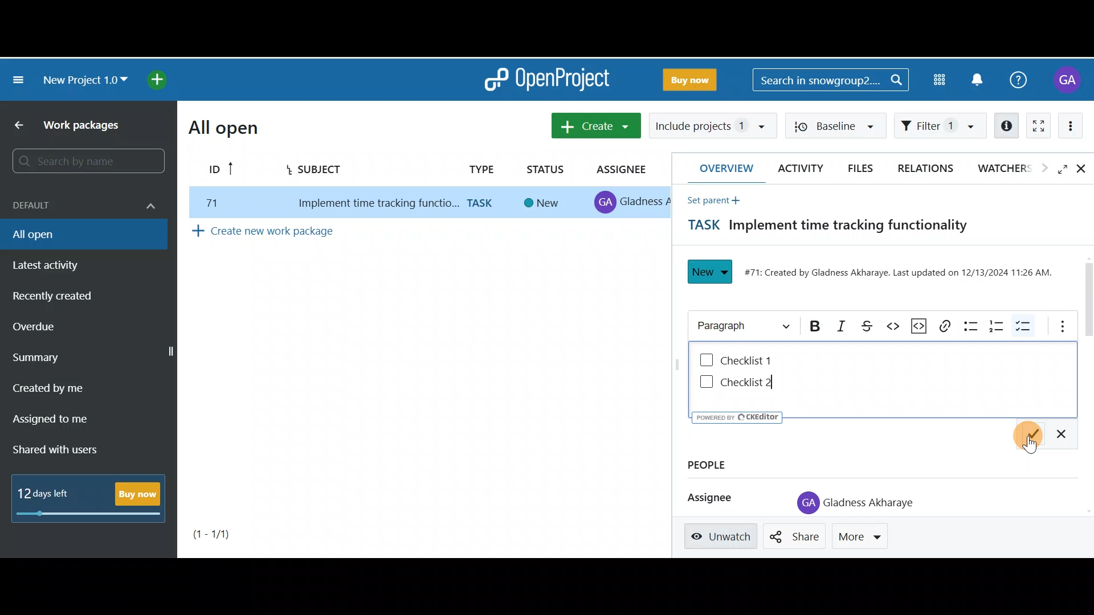  Describe the element at coordinates (81, 78) in the screenshot. I see `New project 1.0` at that location.